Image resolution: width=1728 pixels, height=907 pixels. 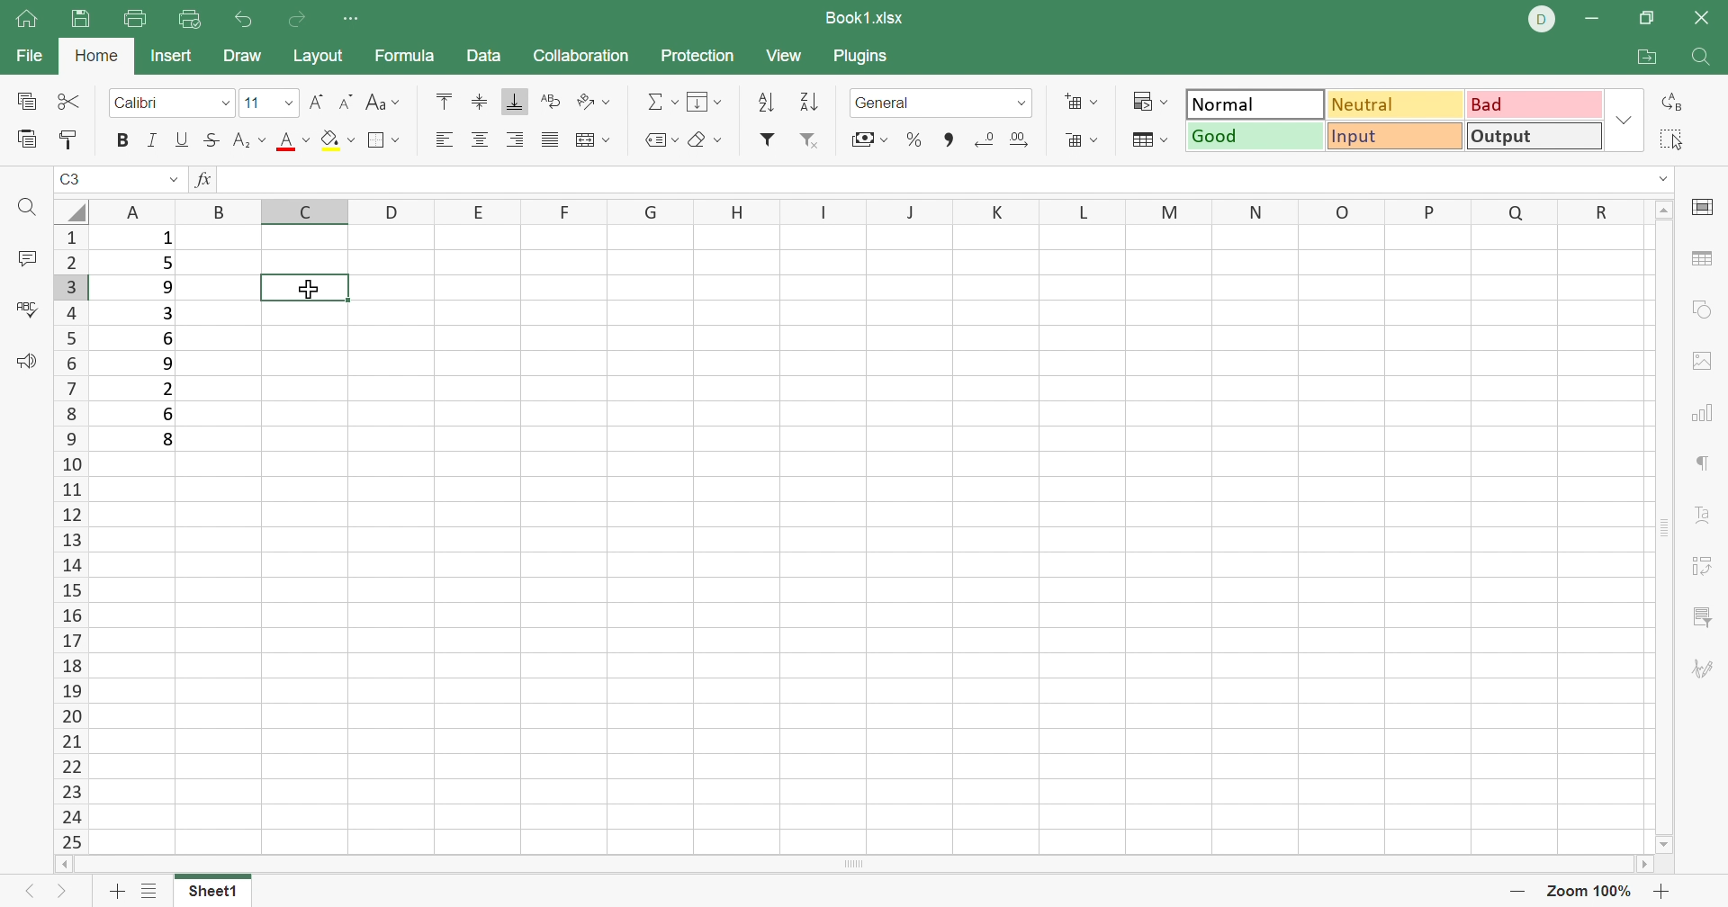 I want to click on Scroll down, so click(x=1664, y=844).